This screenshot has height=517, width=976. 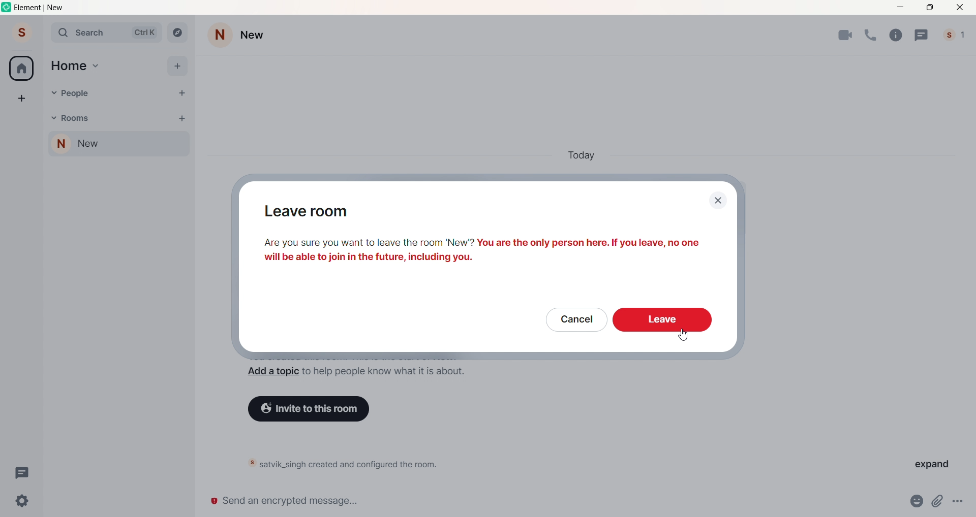 What do you see at coordinates (21, 96) in the screenshot?
I see `Create a Space` at bounding box center [21, 96].